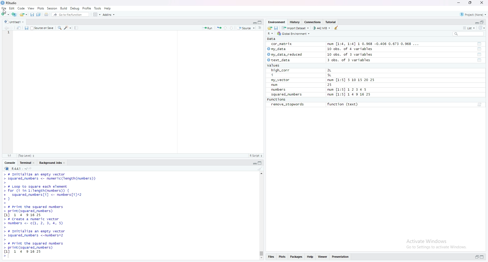 The image size is (488, 262). Describe the element at coordinates (355, 54) in the screenshot. I see `10 obs. of 3 variables` at that location.